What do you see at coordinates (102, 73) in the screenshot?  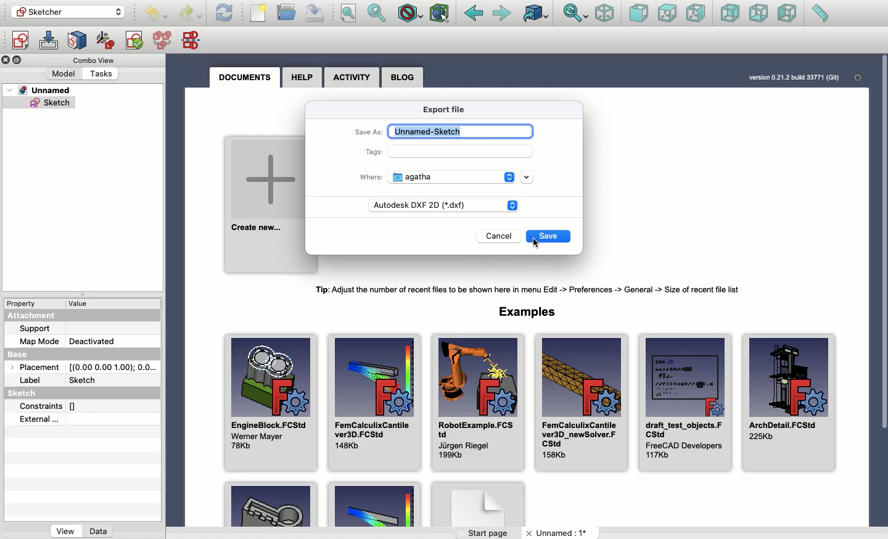 I see `Tasks` at bounding box center [102, 73].